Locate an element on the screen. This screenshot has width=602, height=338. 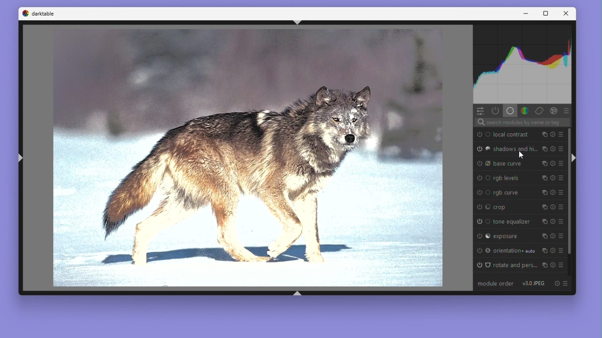
multiple instance actions is located at coordinates (544, 178).